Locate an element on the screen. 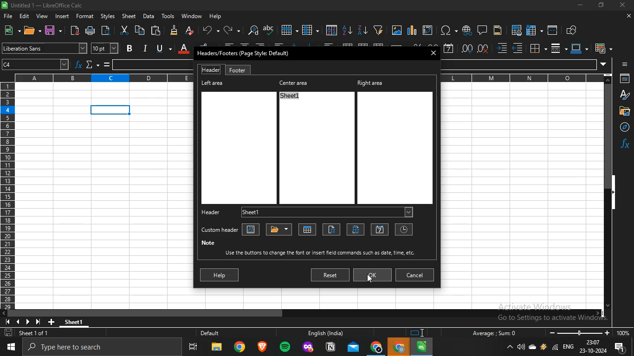  custom header is located at coordinates (219, 230).